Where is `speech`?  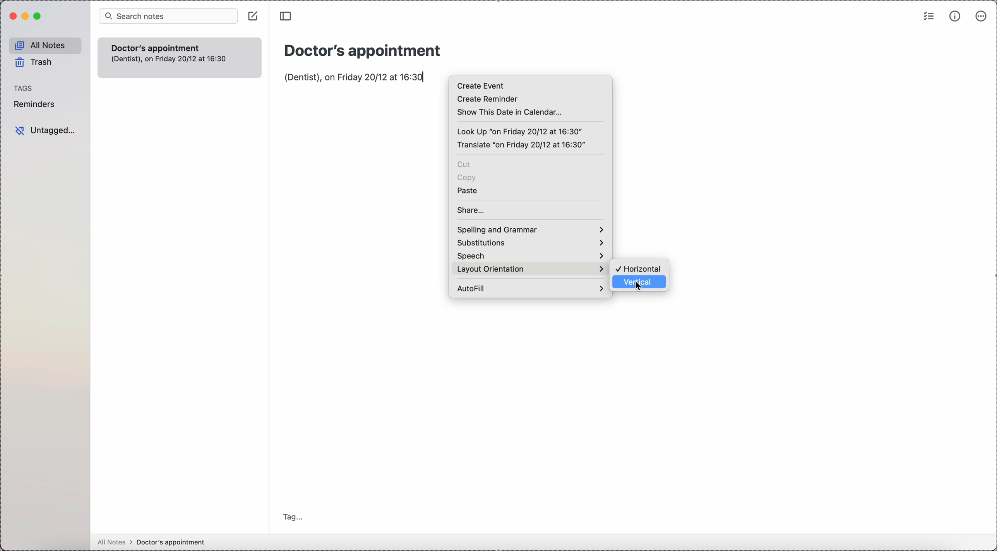 speech is located at coordinates (529, 256).